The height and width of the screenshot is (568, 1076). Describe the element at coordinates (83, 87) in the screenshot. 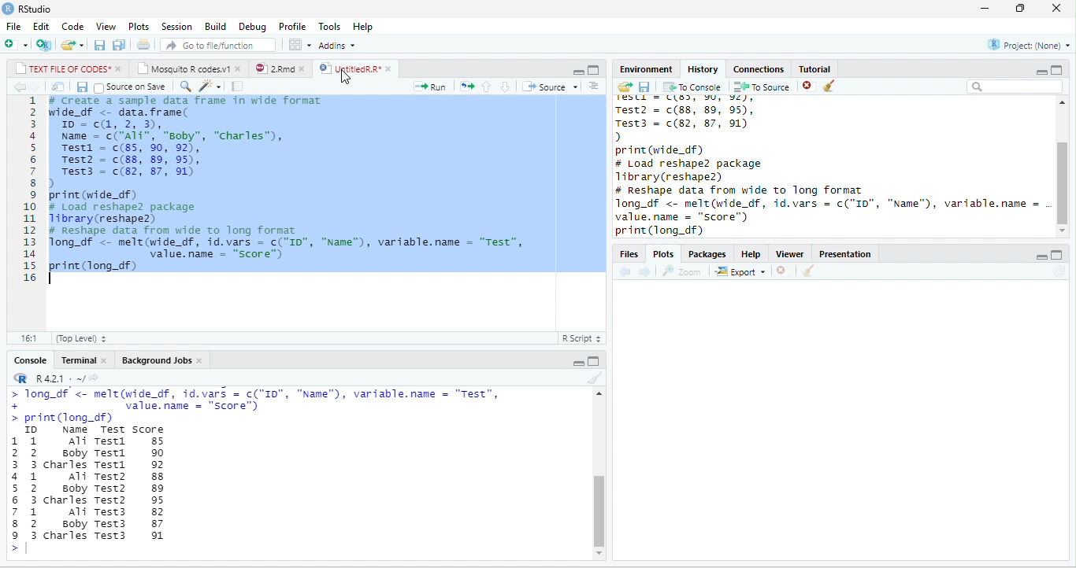

I see `save` at that location.